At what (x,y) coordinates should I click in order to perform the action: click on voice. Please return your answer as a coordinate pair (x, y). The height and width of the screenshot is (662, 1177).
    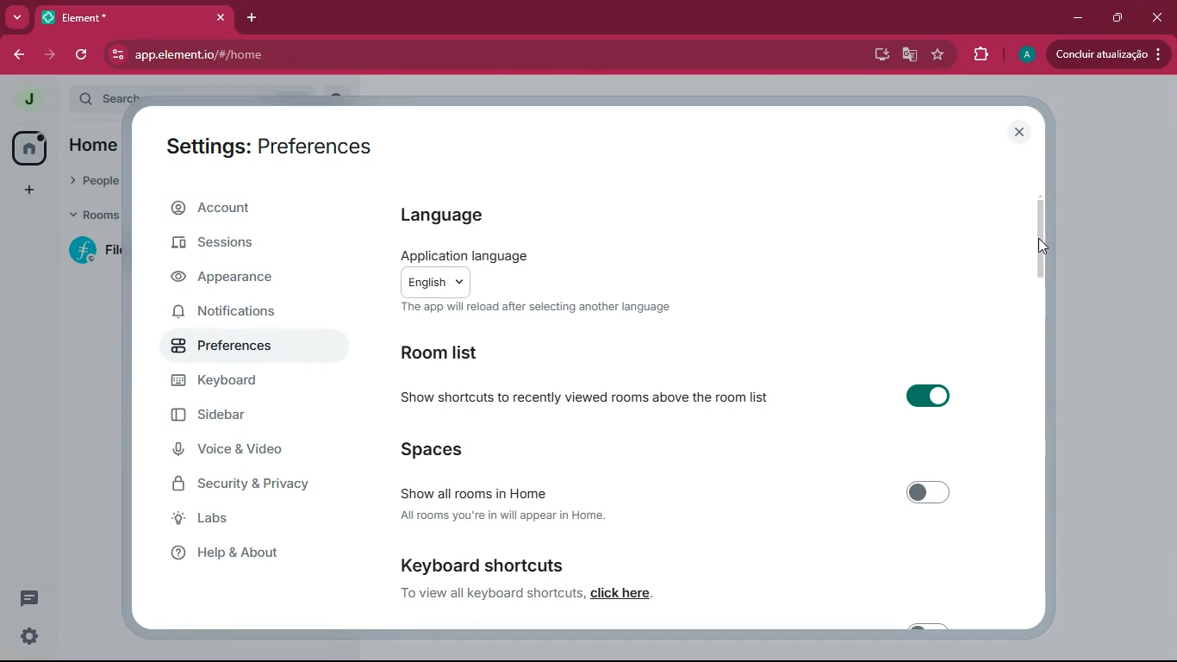
    Looking at the image, I should click on (238, 451).